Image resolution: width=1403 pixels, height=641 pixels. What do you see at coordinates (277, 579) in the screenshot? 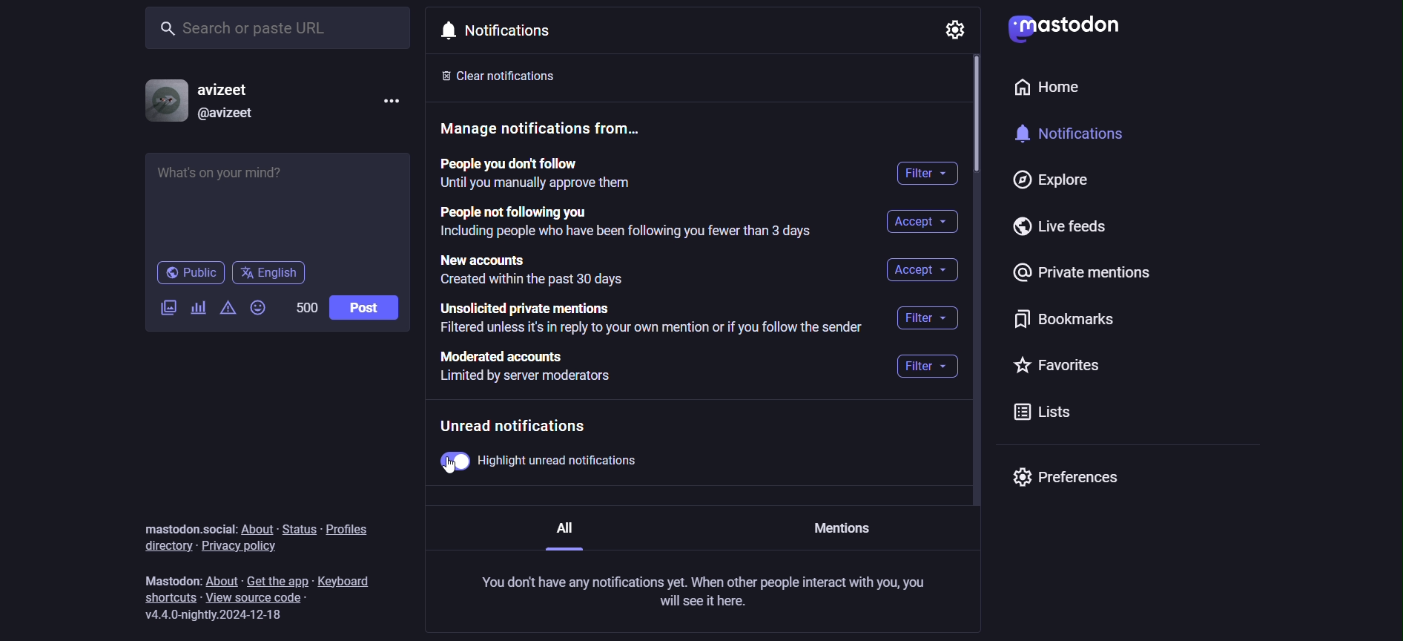
I see `get the app` at bounding box center [277, 579].